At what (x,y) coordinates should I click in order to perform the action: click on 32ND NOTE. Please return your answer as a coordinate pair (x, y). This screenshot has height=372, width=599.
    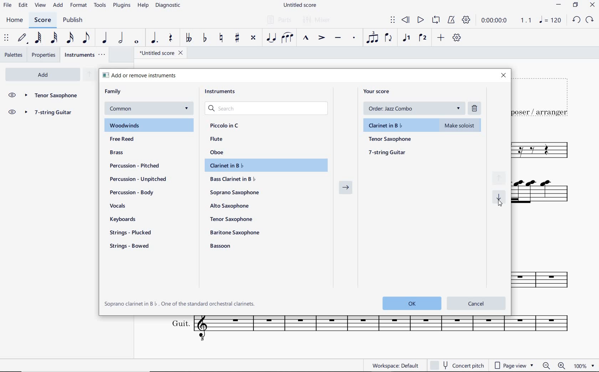
    Looking at the image, I should click on (55, 38).